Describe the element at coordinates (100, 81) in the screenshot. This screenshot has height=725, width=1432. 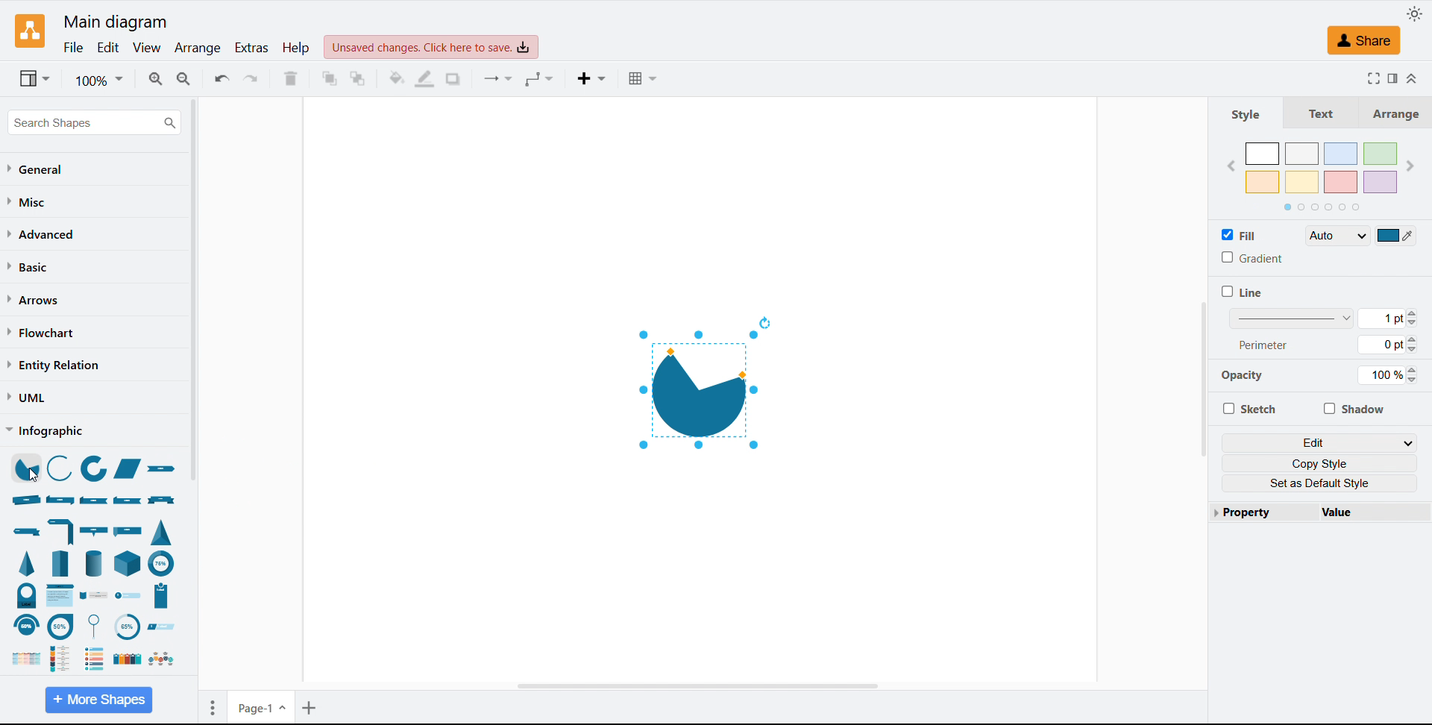
I see `Zoom level ` at that location.